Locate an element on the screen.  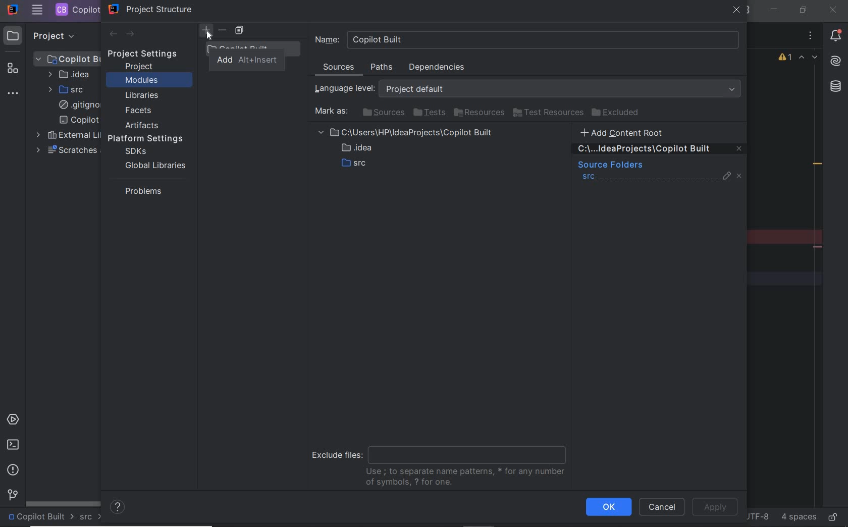
file encoding is located at coordinates (757, 516).